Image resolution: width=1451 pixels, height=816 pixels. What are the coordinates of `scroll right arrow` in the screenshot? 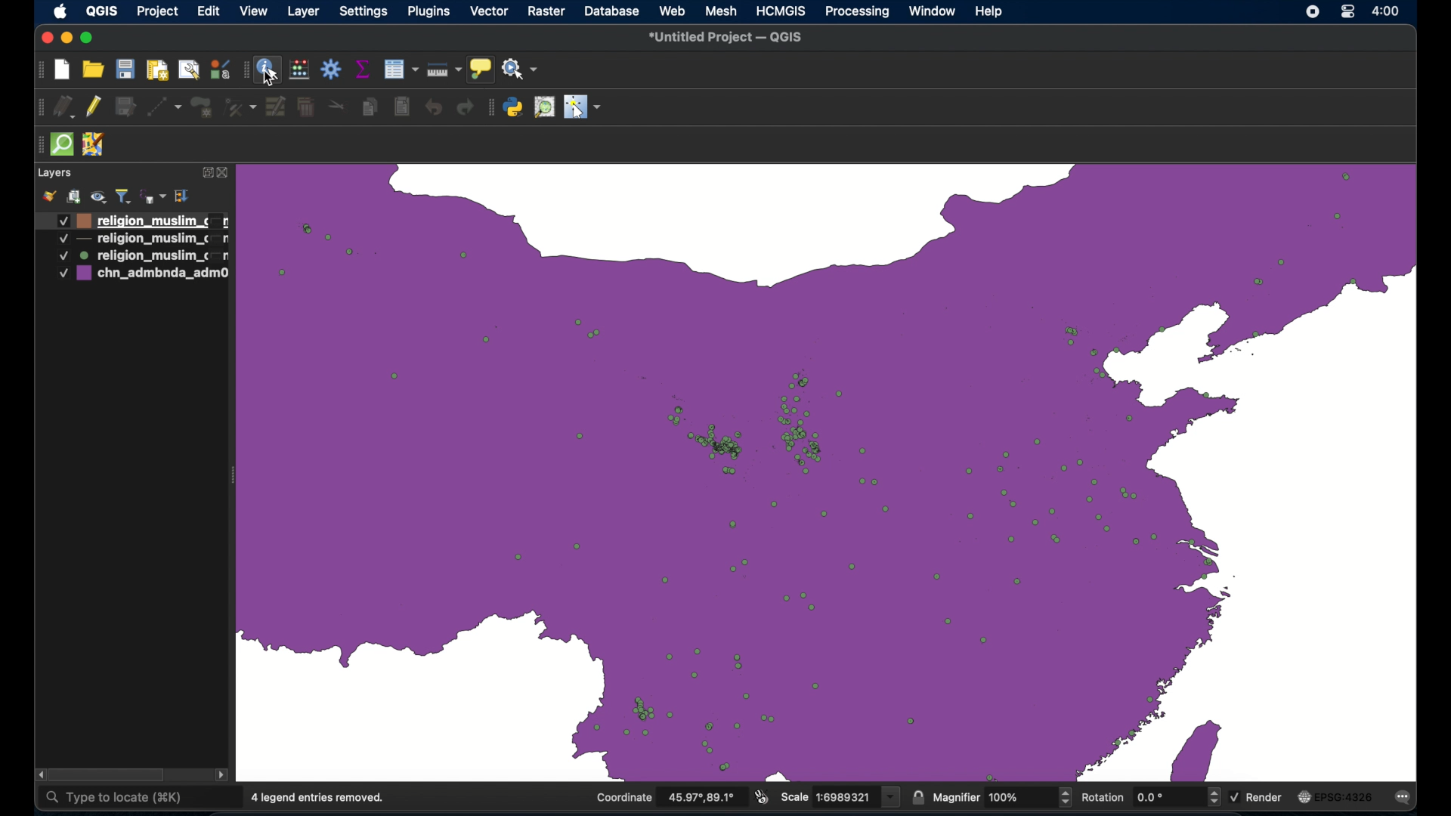 It's located at (223, 777).